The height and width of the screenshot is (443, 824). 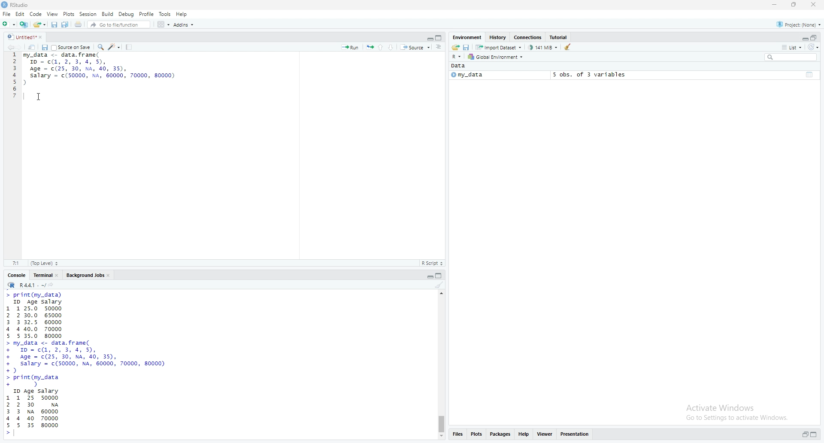 I want to click on new file, so click(x=9, y=24).